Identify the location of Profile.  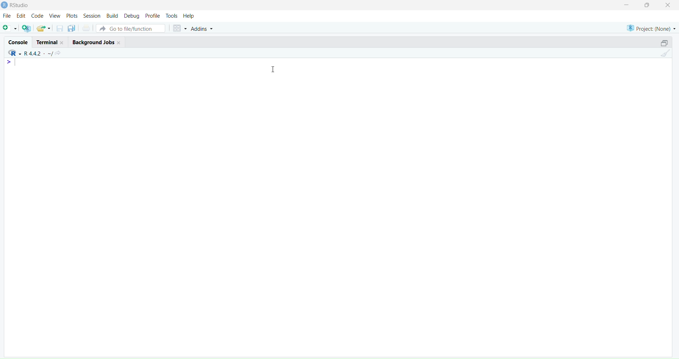
(153, 16).